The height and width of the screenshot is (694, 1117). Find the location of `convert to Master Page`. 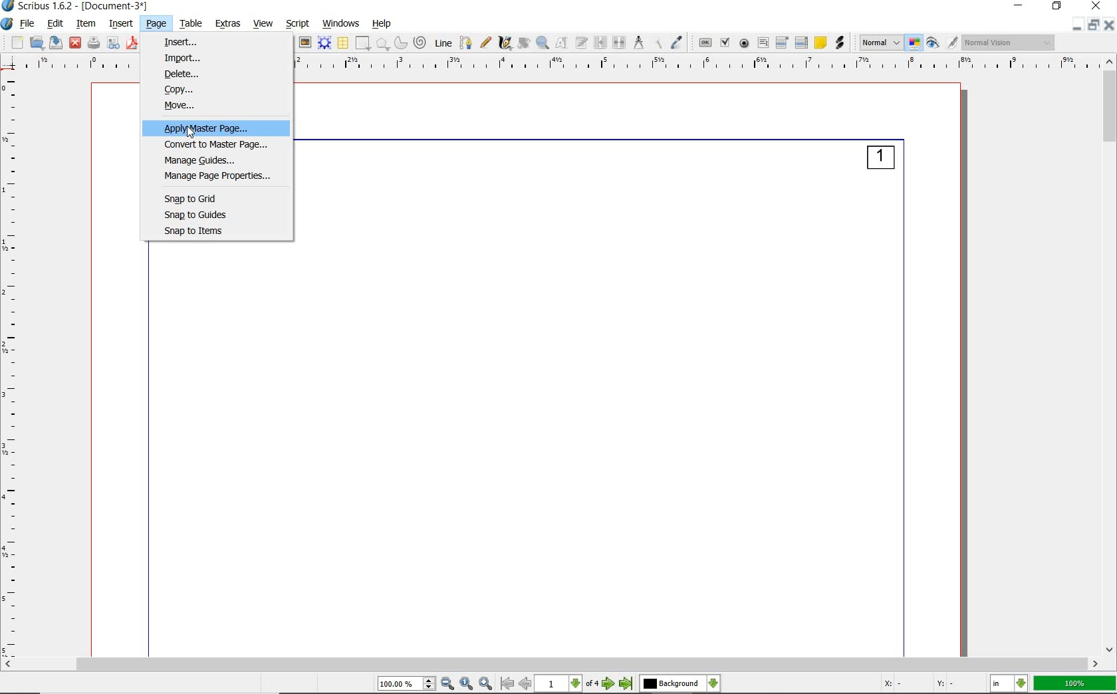

convert to Master Page is located at coordinates (219, 145).